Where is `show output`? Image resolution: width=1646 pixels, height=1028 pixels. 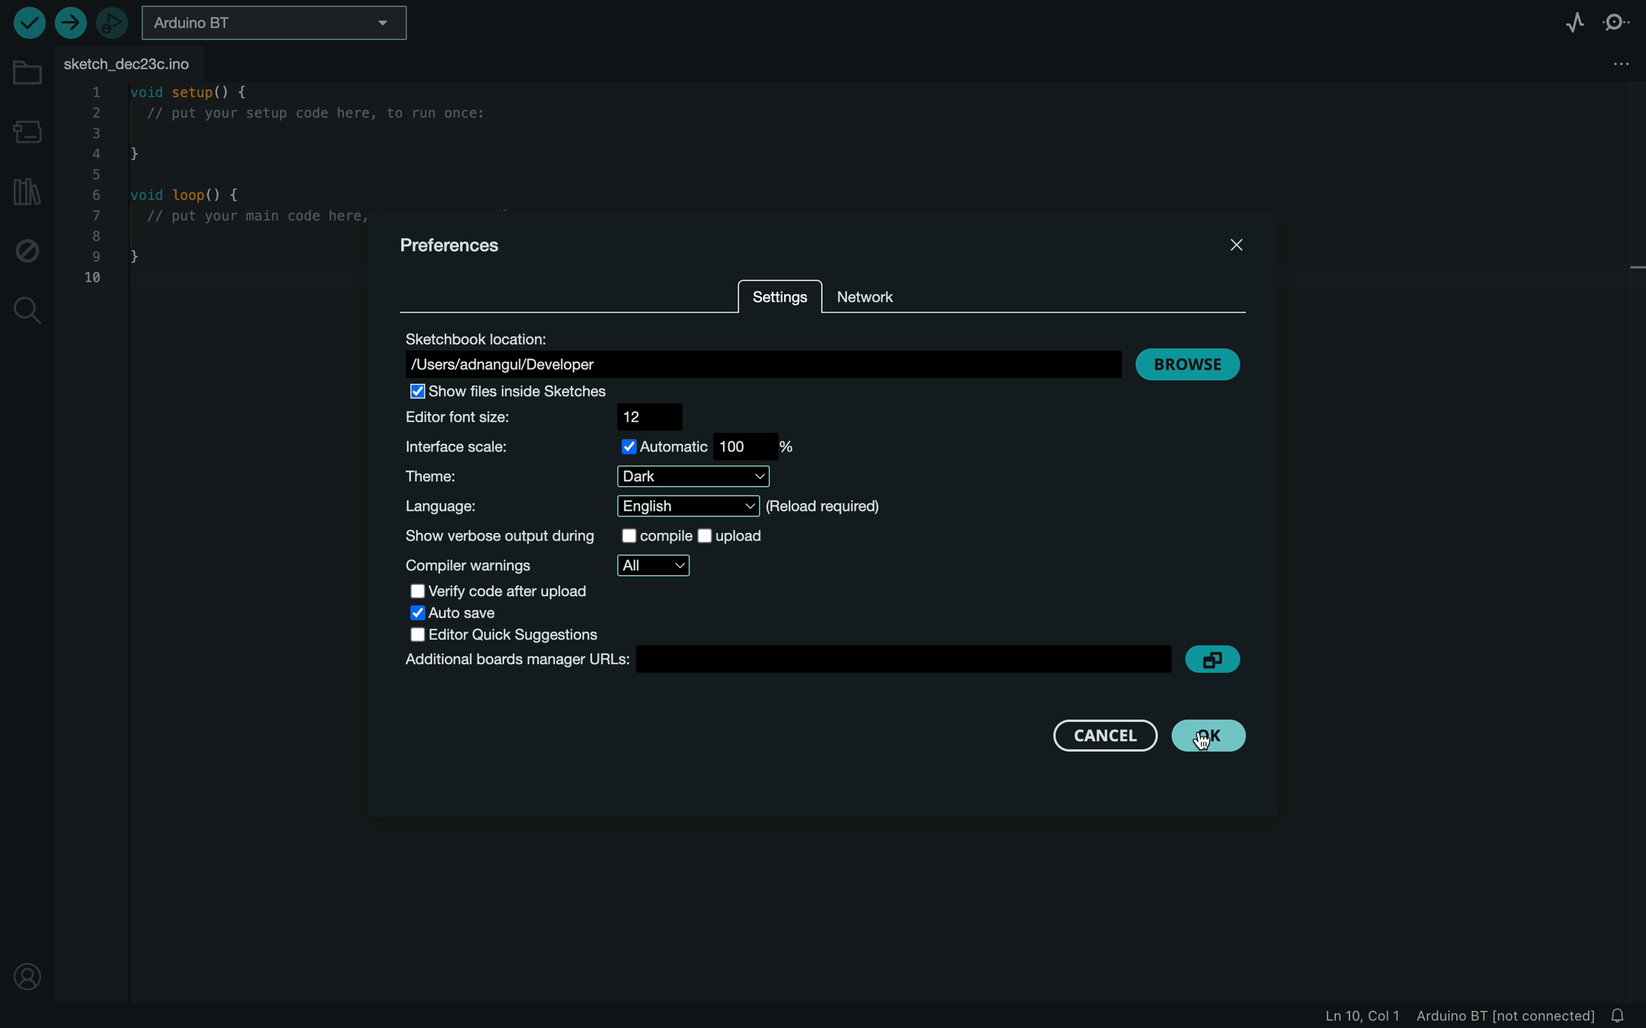
show output is located at coordinates (599, 537).